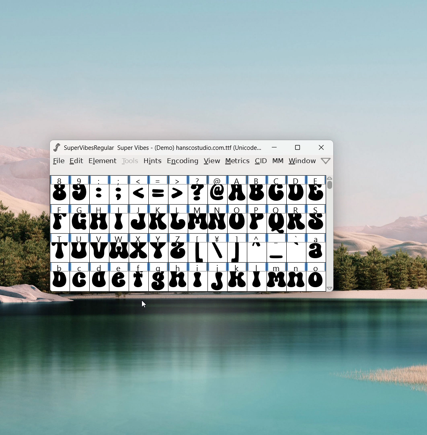 This screenshot has width=427, height=435. I want to click on _, so click(277, 248).